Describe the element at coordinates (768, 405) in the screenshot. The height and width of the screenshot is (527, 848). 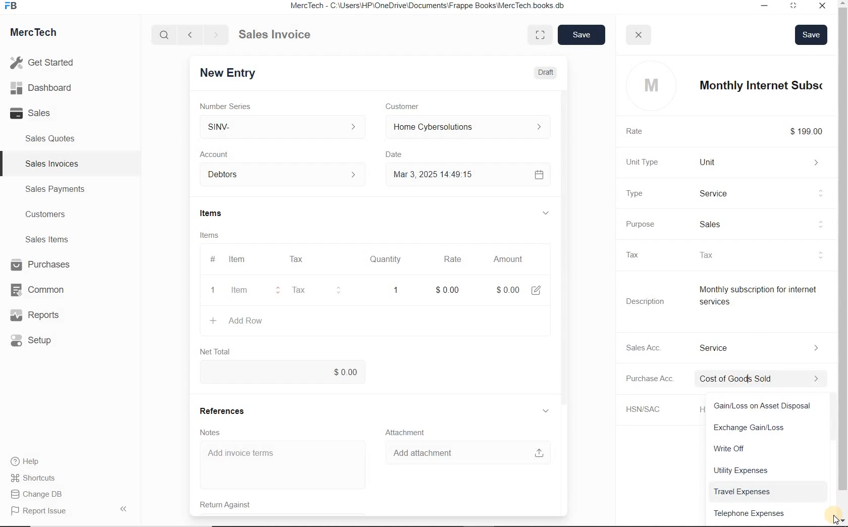
I see `Gain/Loss on Asset Disposal` at that location.